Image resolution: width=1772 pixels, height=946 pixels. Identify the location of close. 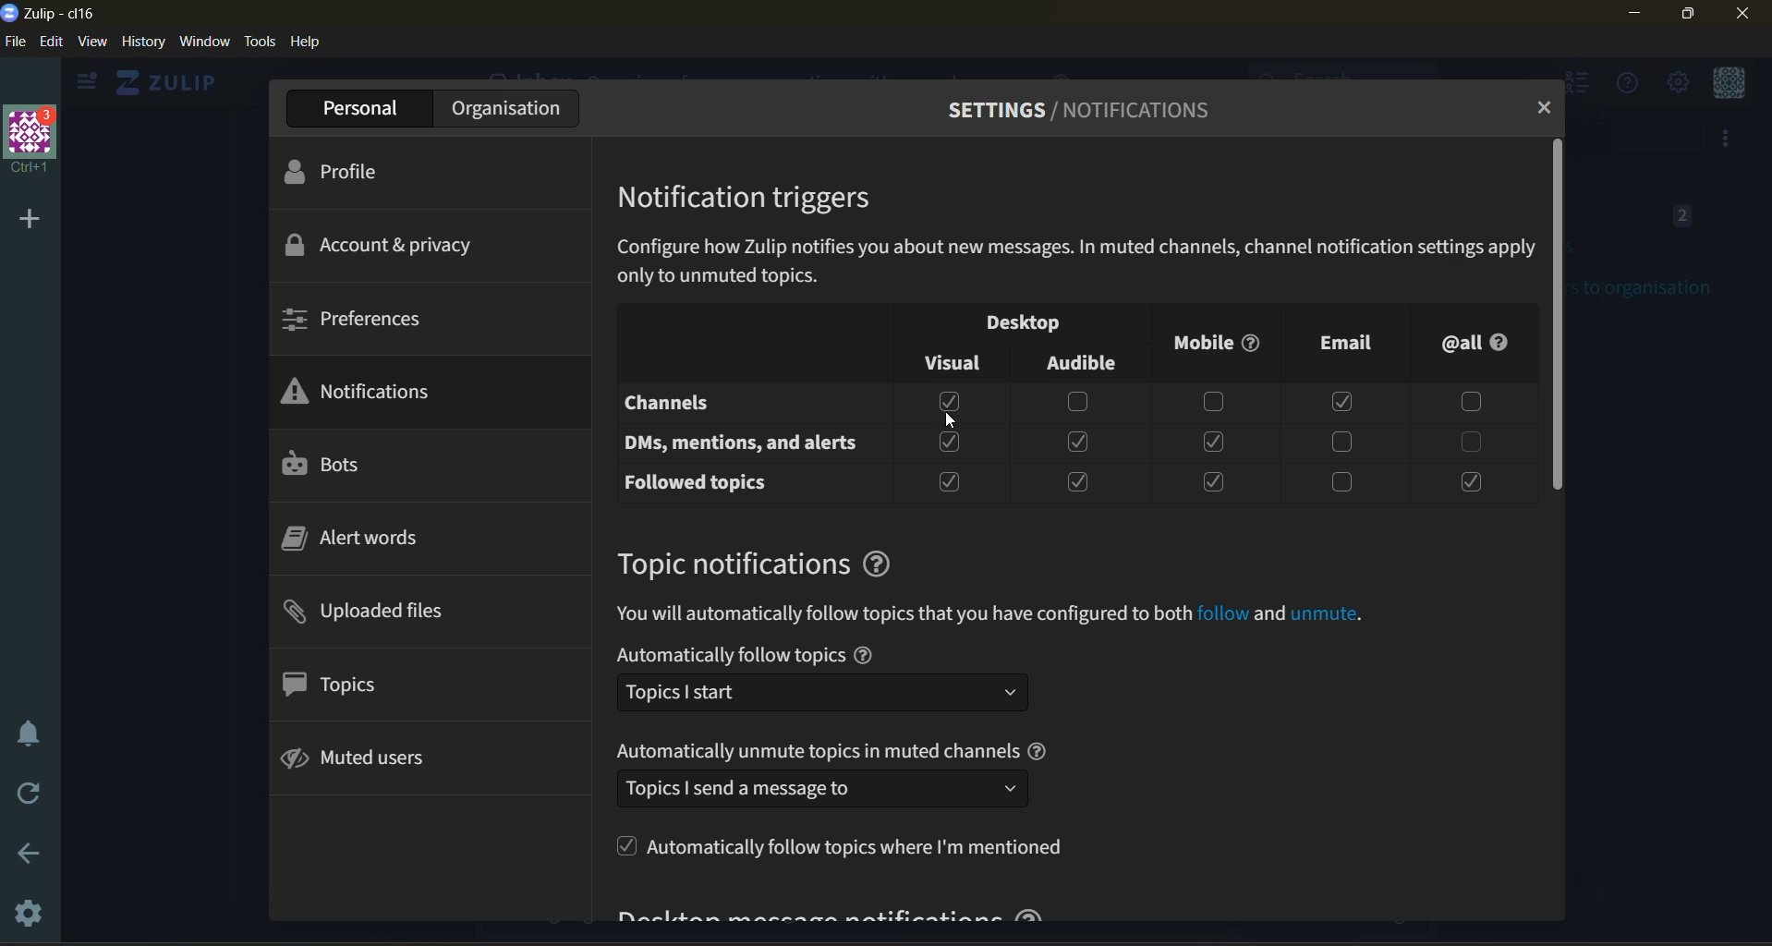
(1745, 14).